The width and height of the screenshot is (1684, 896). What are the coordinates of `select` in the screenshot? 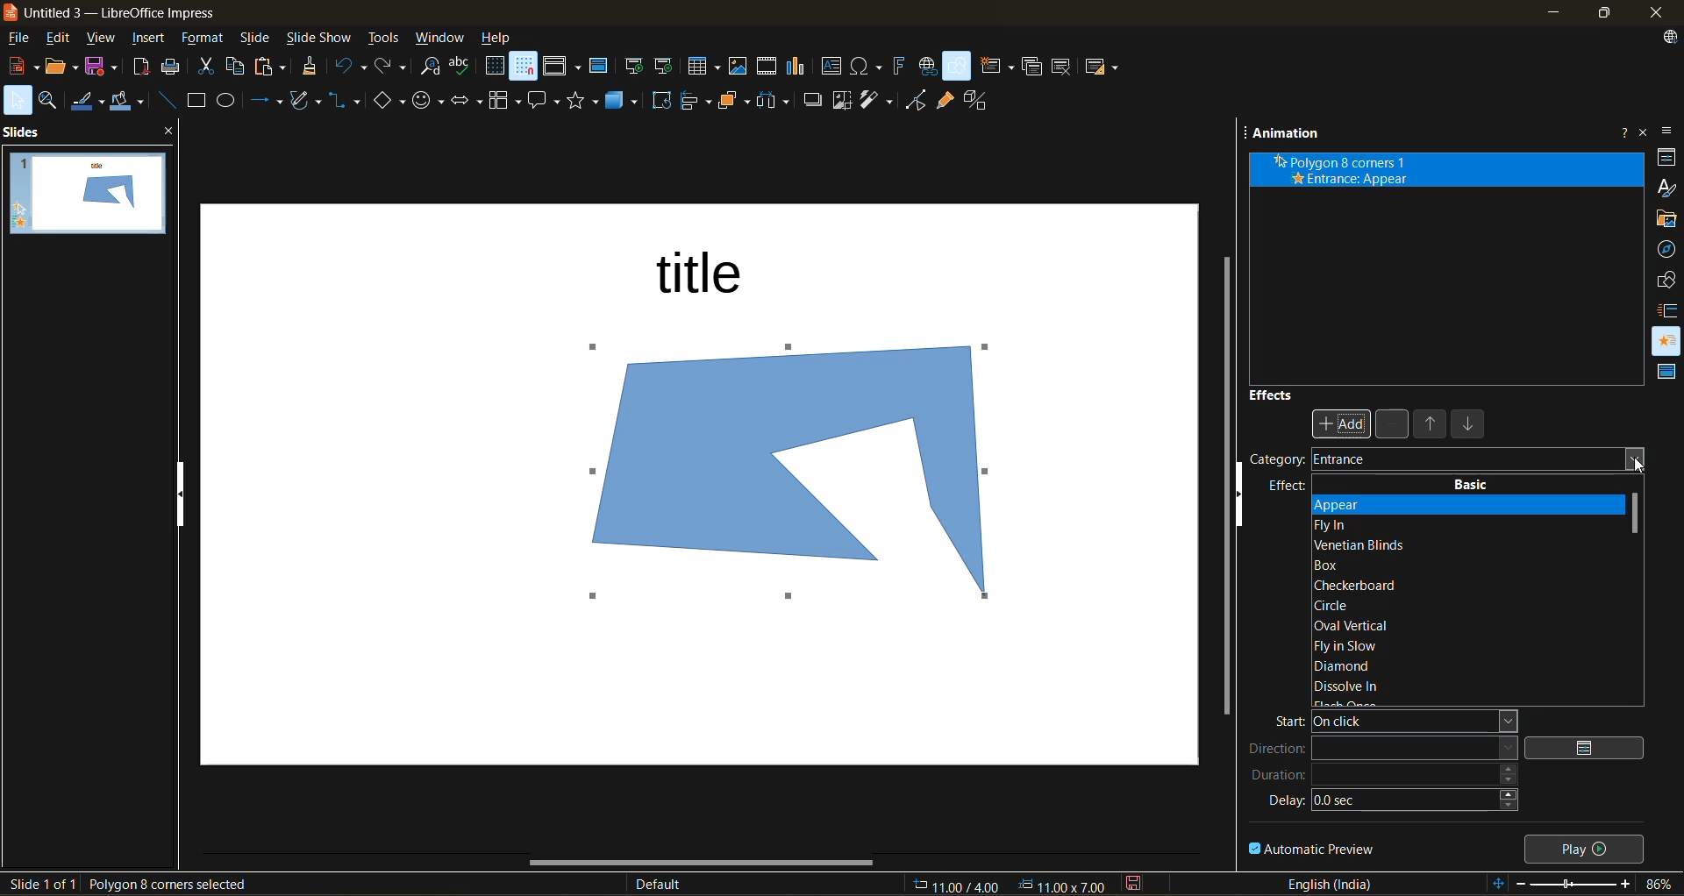 It's located at (19, 100).